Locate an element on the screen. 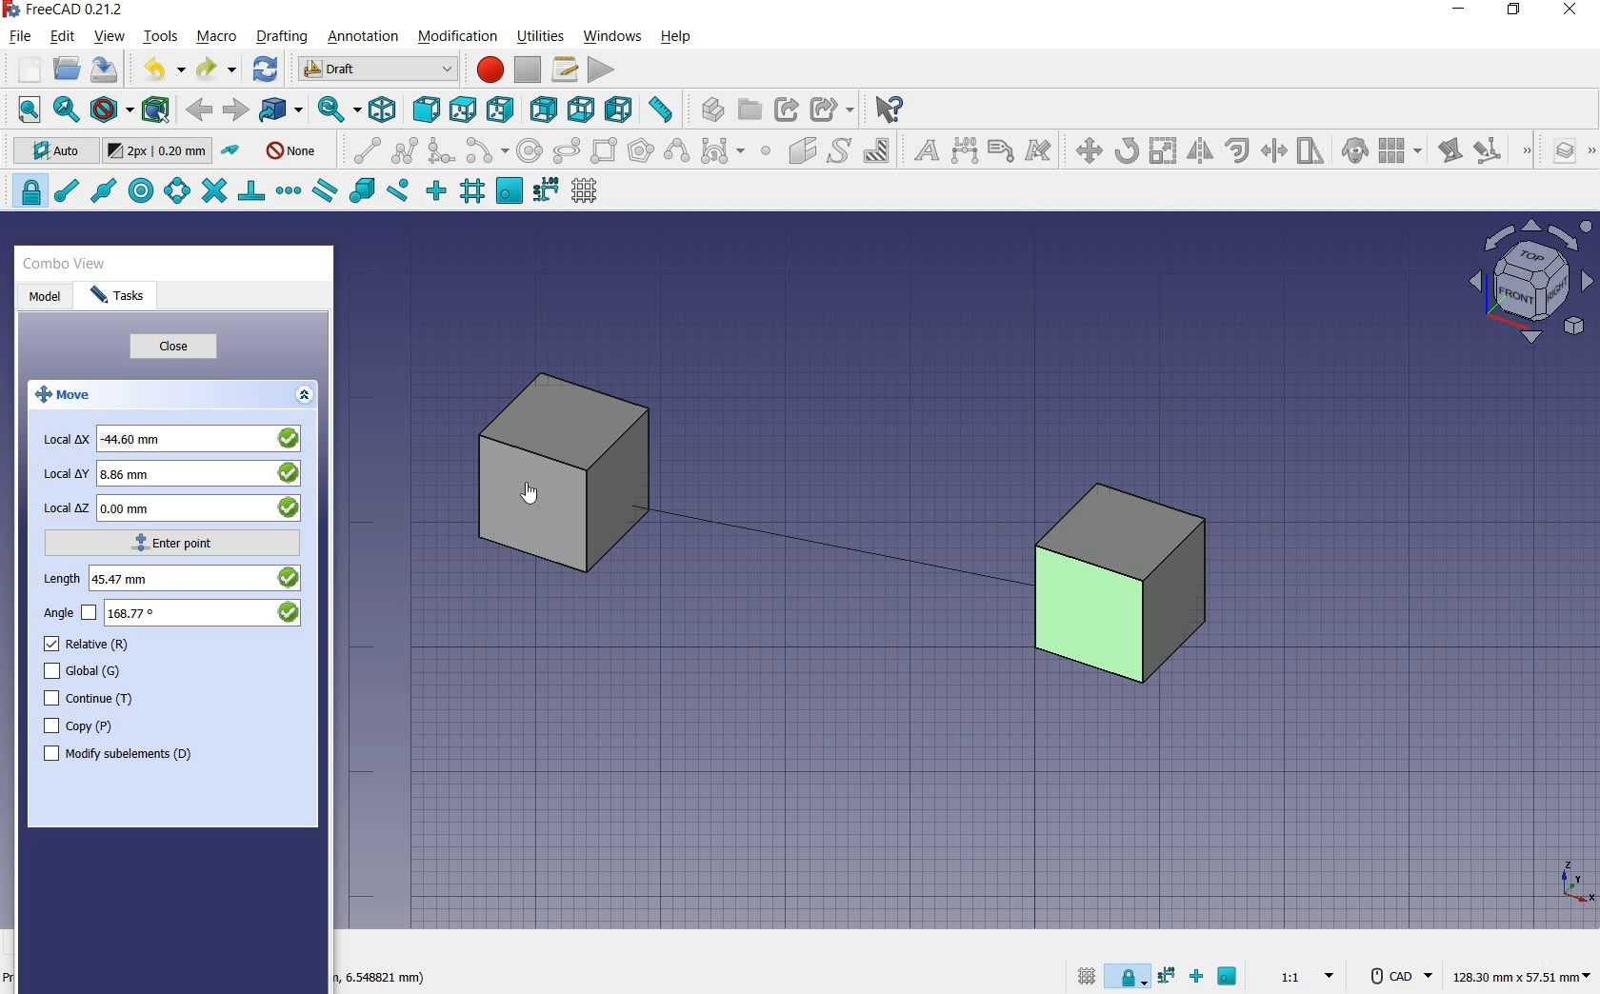 The width and height of the screenshot is (1600, 994). view is located at coordinates (110, 35).